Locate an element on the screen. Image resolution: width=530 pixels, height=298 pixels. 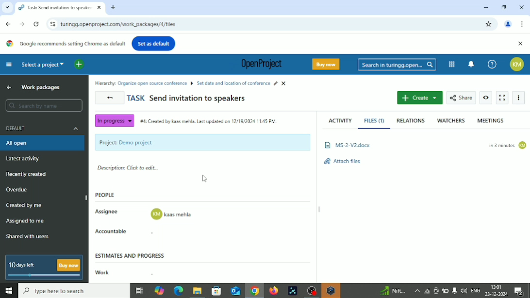
Search tabs is located at coordinates (6, 7).